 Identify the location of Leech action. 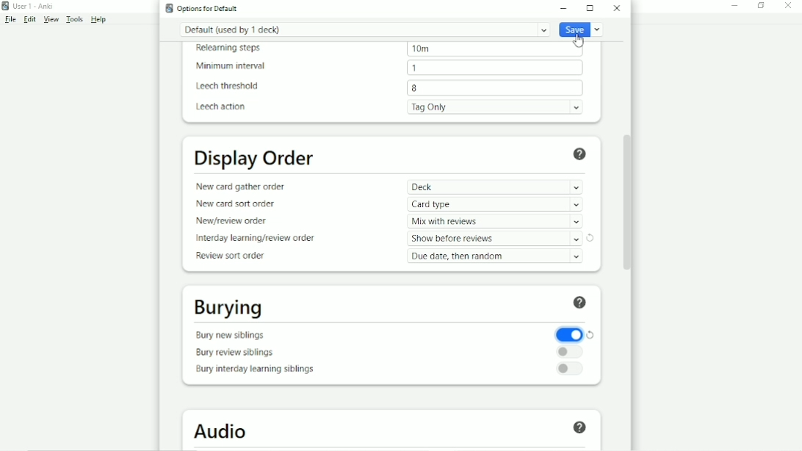
(221, 107).